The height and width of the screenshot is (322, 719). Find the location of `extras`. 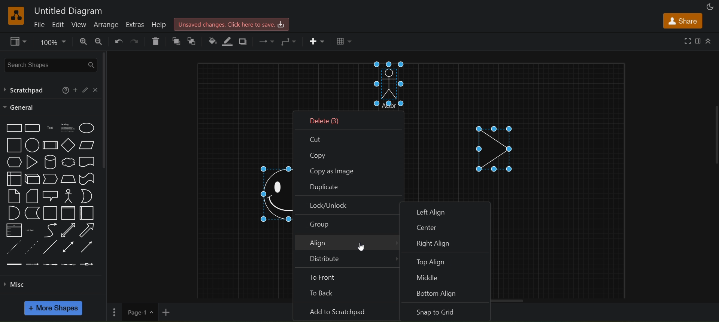

extras is located at coordinates (136, 25).